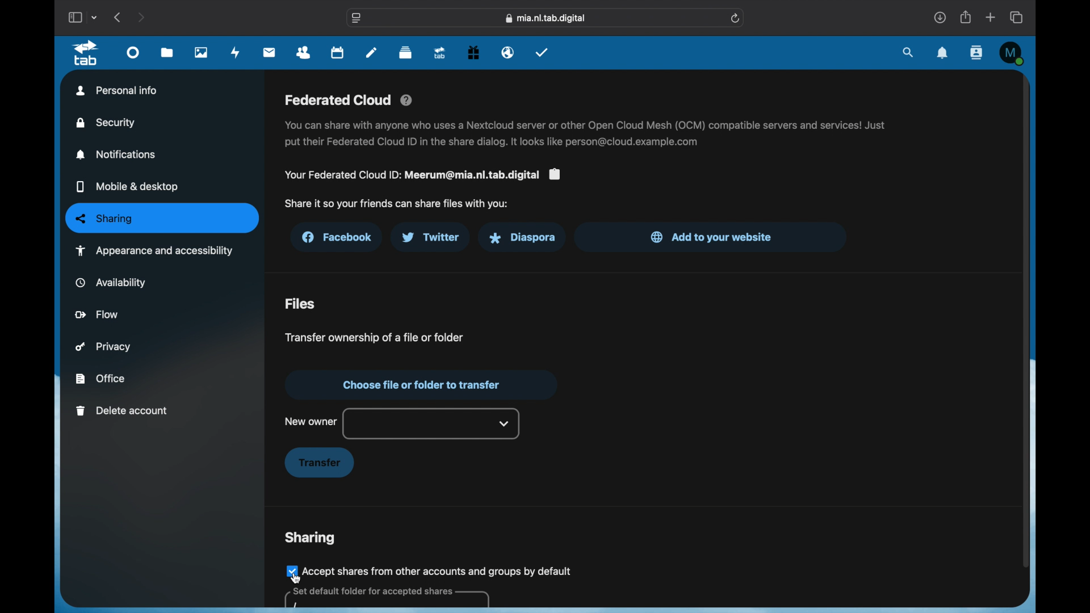  What do you see at coordinates (300, 304) in the screenshot?
I see `files` at bounding box center [300, 304].